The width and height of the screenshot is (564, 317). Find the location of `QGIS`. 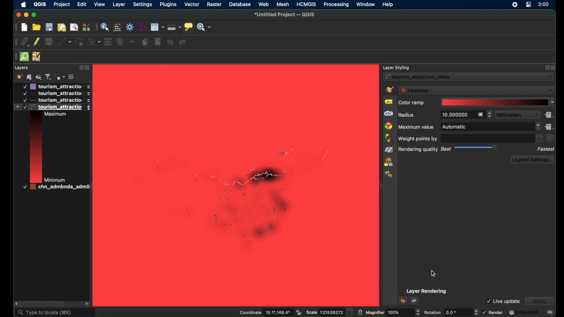

QGIS is located at coordinates (40, 4).